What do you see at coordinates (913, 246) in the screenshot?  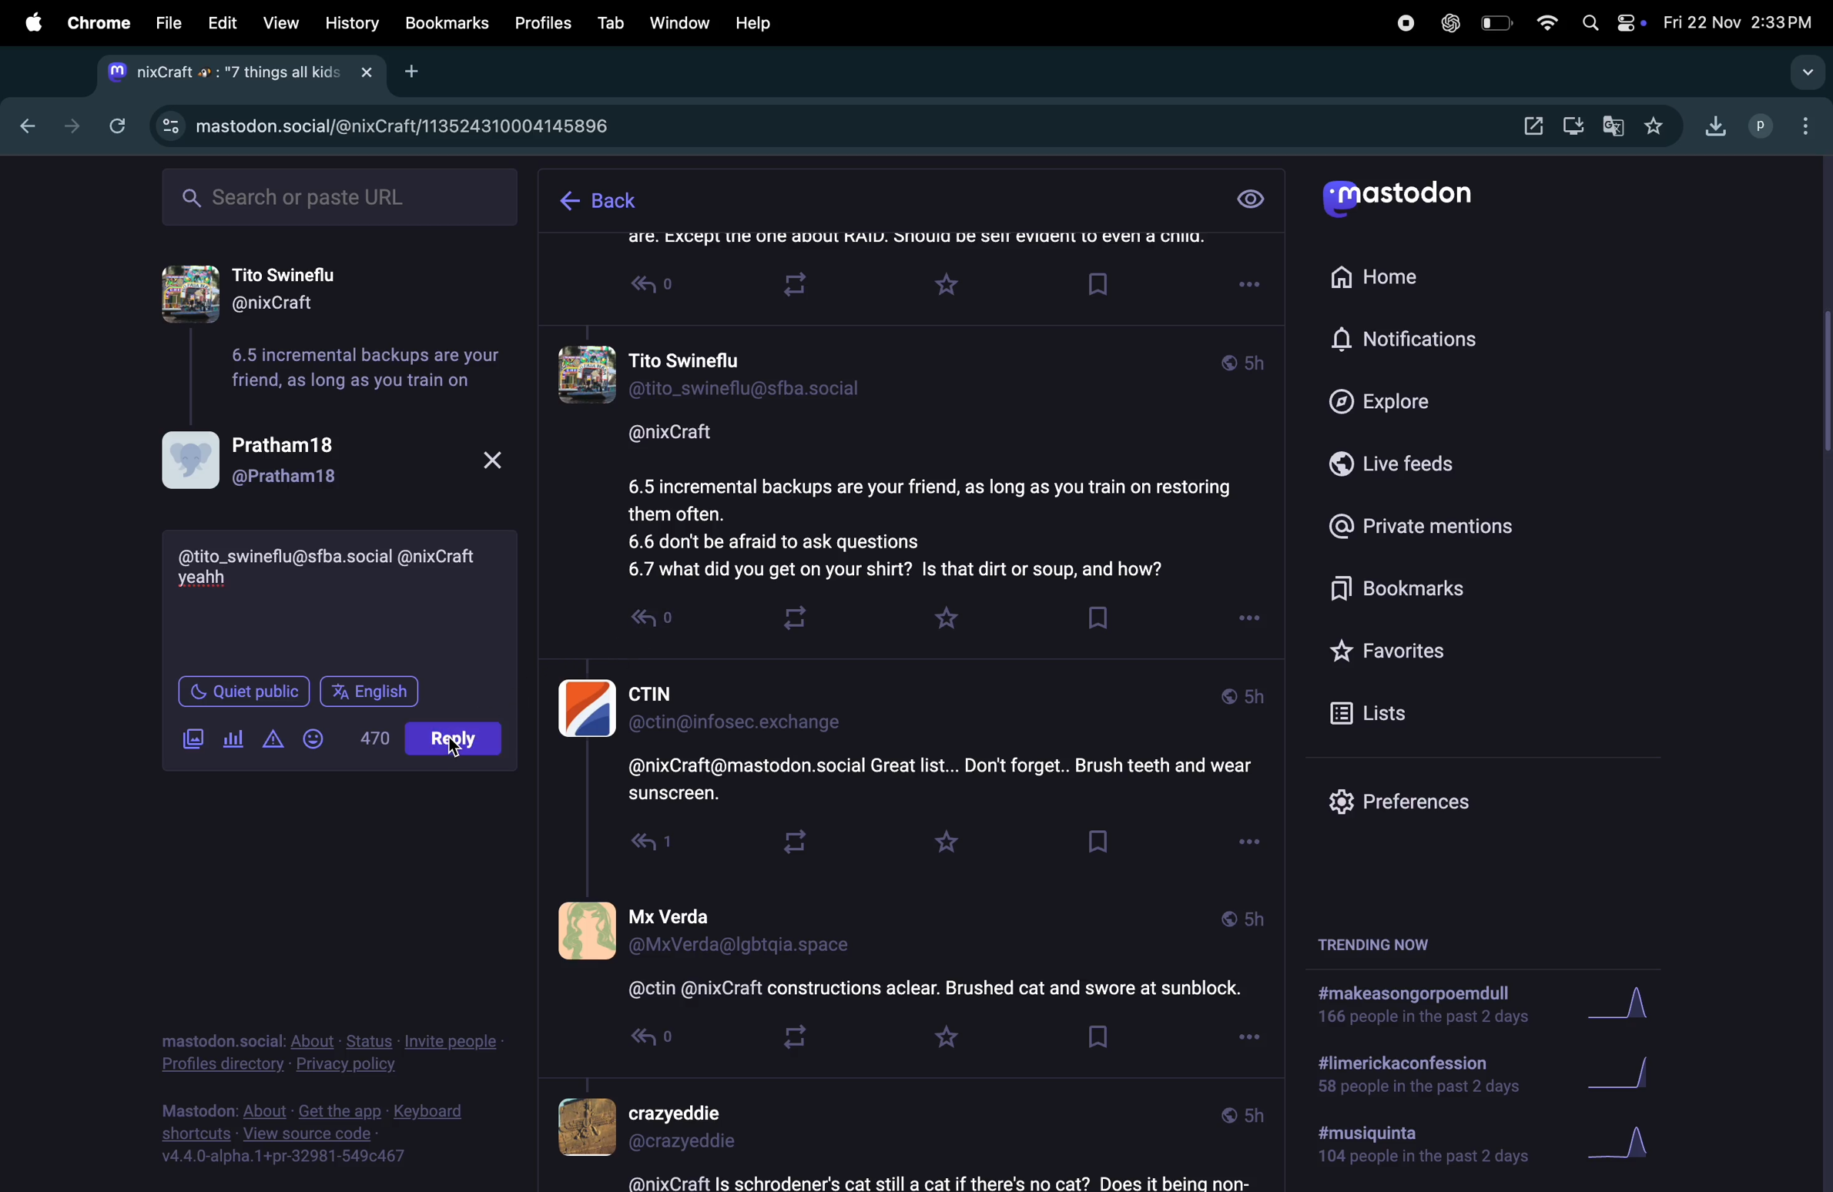 I see `thread` at bounding box center [913, 246].